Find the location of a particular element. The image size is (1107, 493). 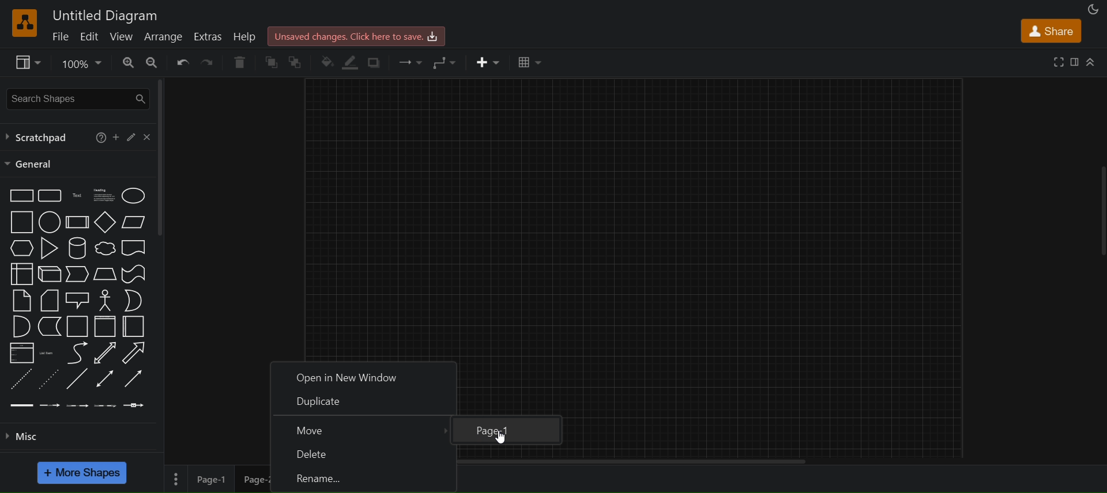

move is located at coordinates (362, 428).